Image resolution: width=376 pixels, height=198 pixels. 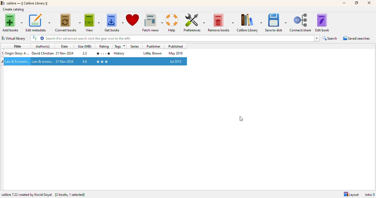 What do you see at coordinates (193, 23) in the screenshot?
I see `preferences` at bounding box center [193, 23].